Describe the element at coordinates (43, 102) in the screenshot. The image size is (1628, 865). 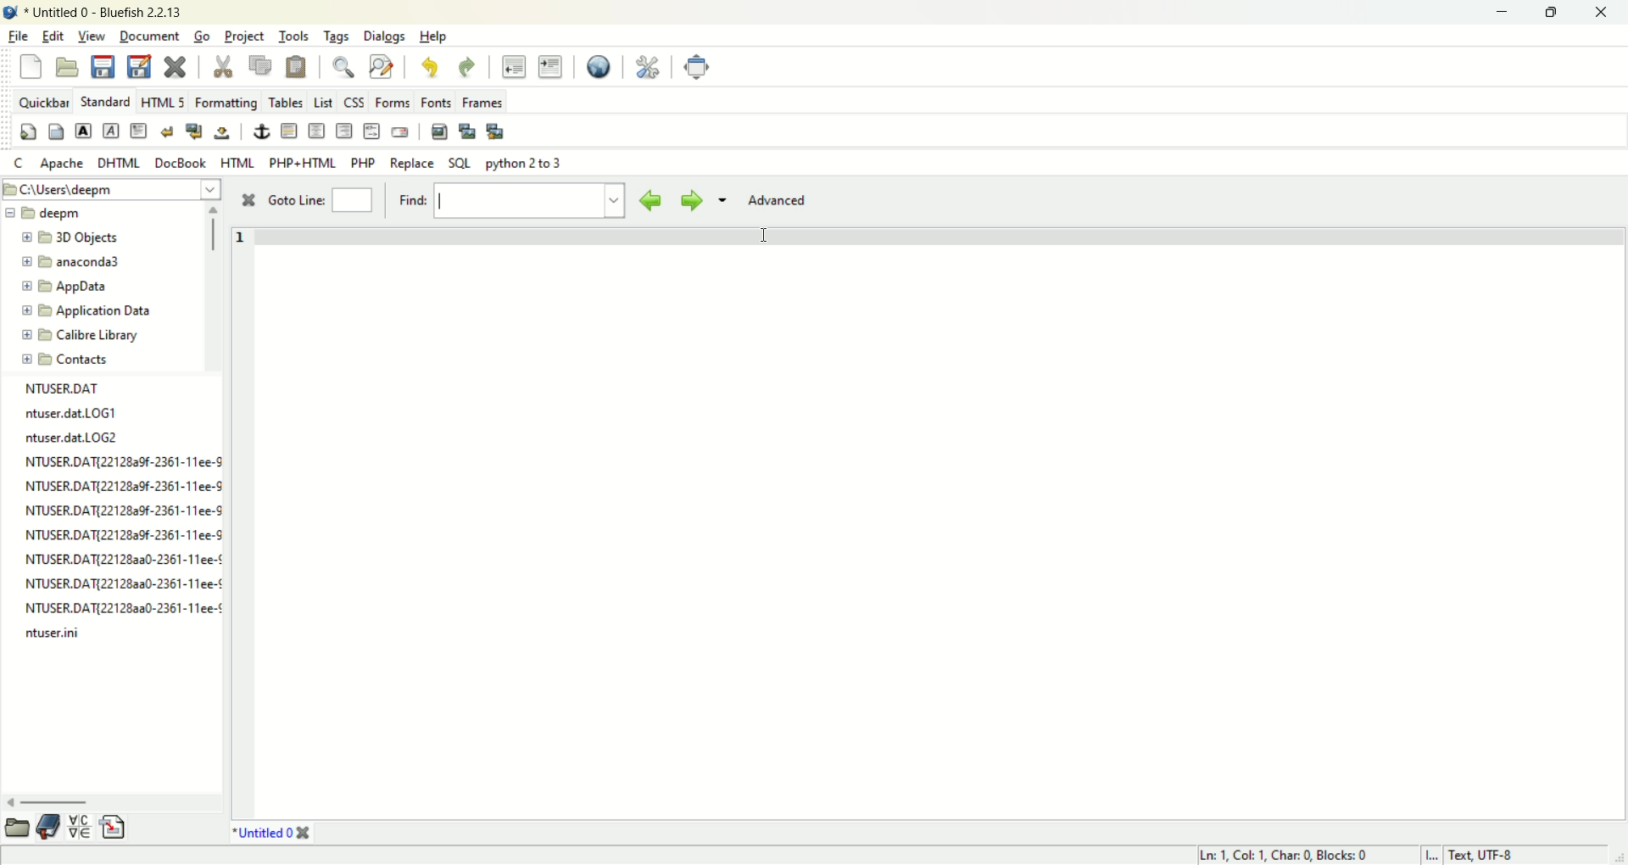
I see `quickbar` at that location.